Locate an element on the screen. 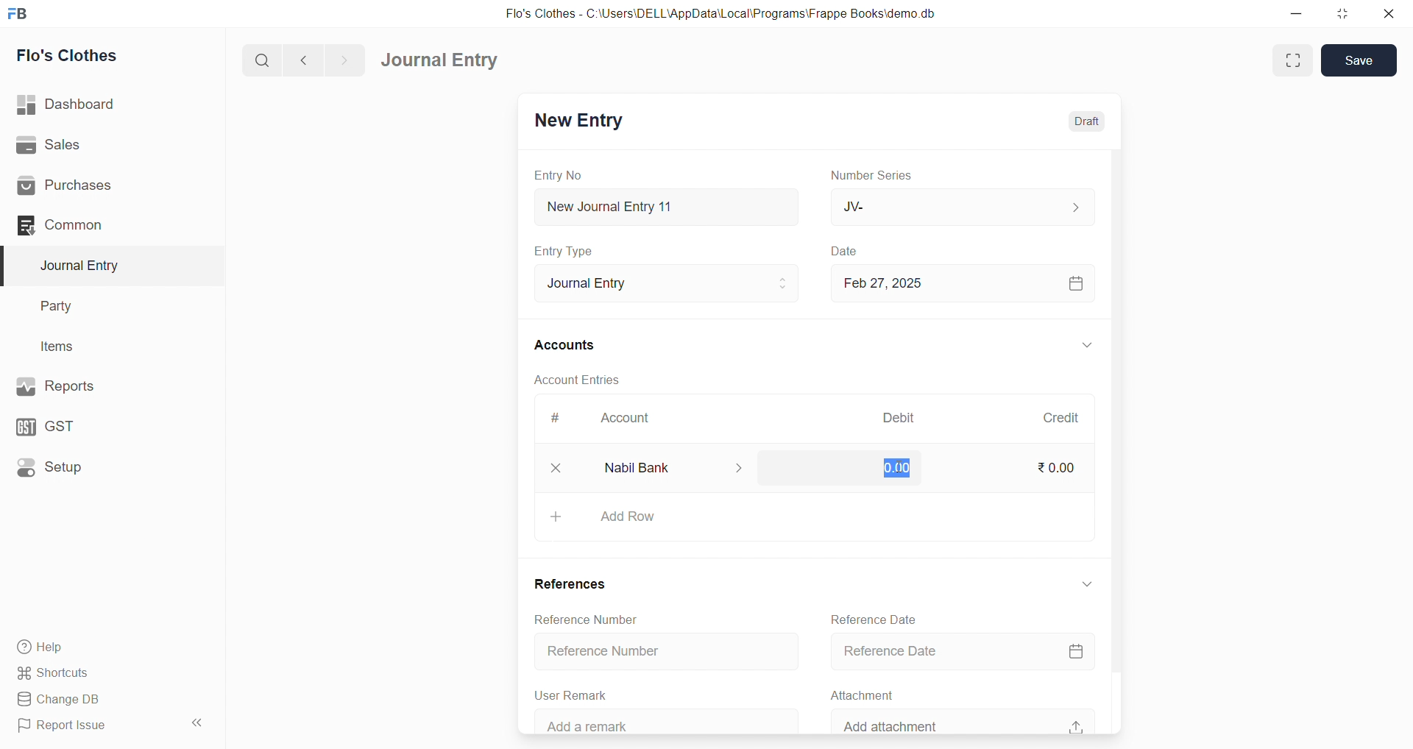 The image size is (1413, 749). | Dashboard is located at coordinates (80, 105).